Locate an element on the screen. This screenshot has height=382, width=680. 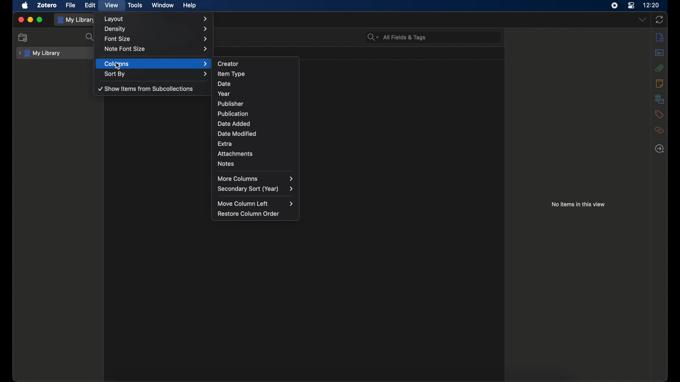
columns is located at coordinates (155, 64).